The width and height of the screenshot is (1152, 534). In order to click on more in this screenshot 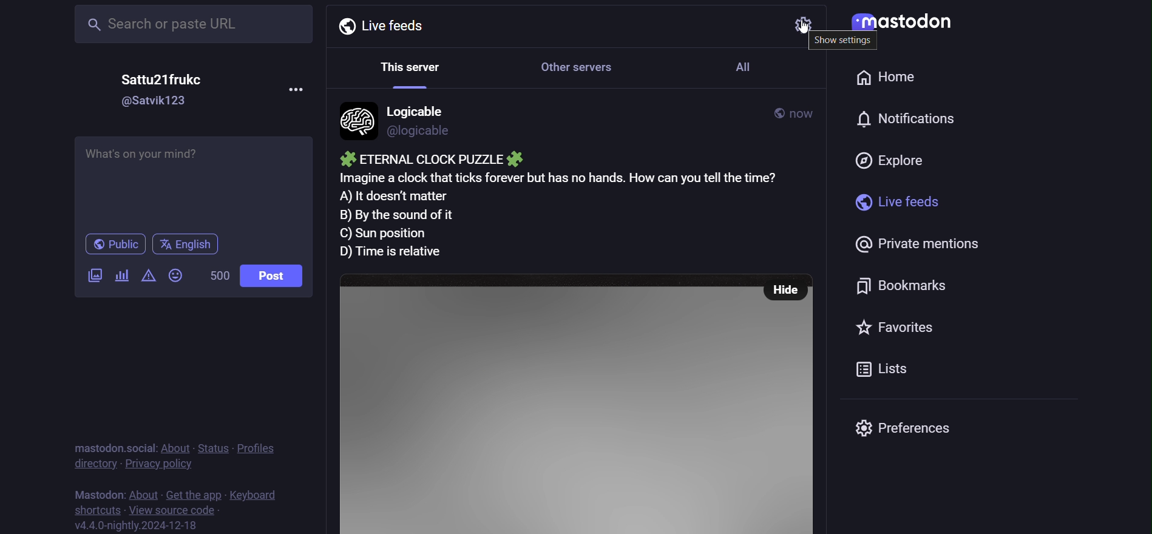, I will do `click(299, 94)`.